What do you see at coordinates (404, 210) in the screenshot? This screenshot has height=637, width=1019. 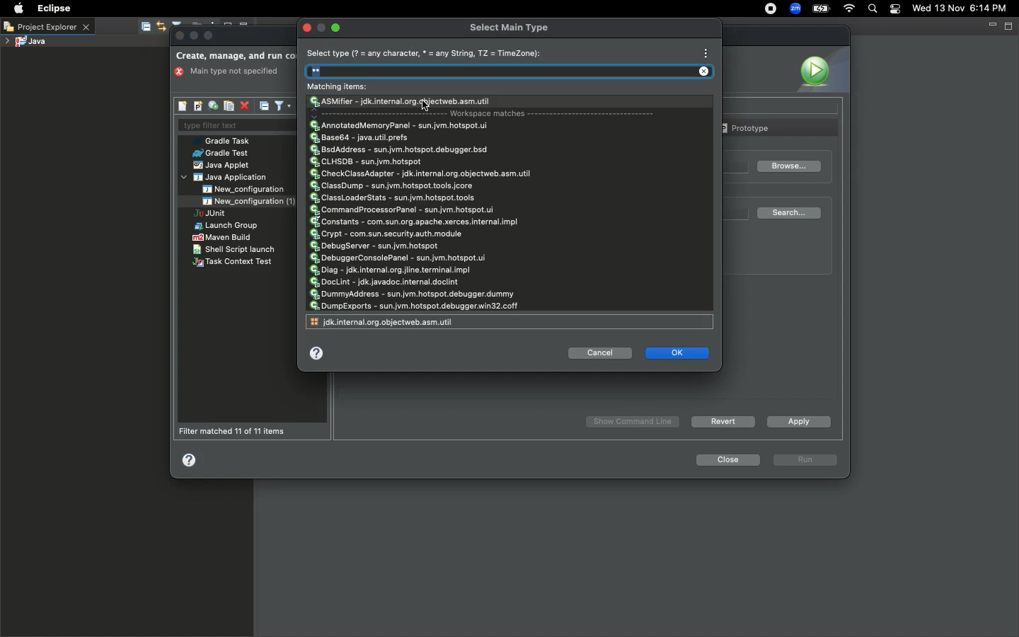 I see `CommandProcessorPanel - sun.jvm.hotspot.ui` at bounding box center [404, 210].